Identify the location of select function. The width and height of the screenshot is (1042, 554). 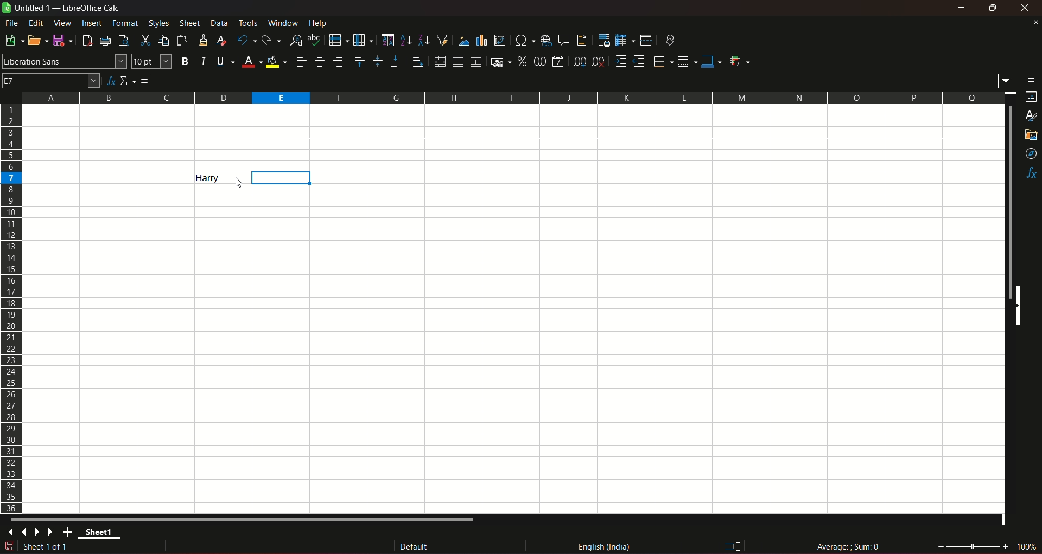
(128, 80).